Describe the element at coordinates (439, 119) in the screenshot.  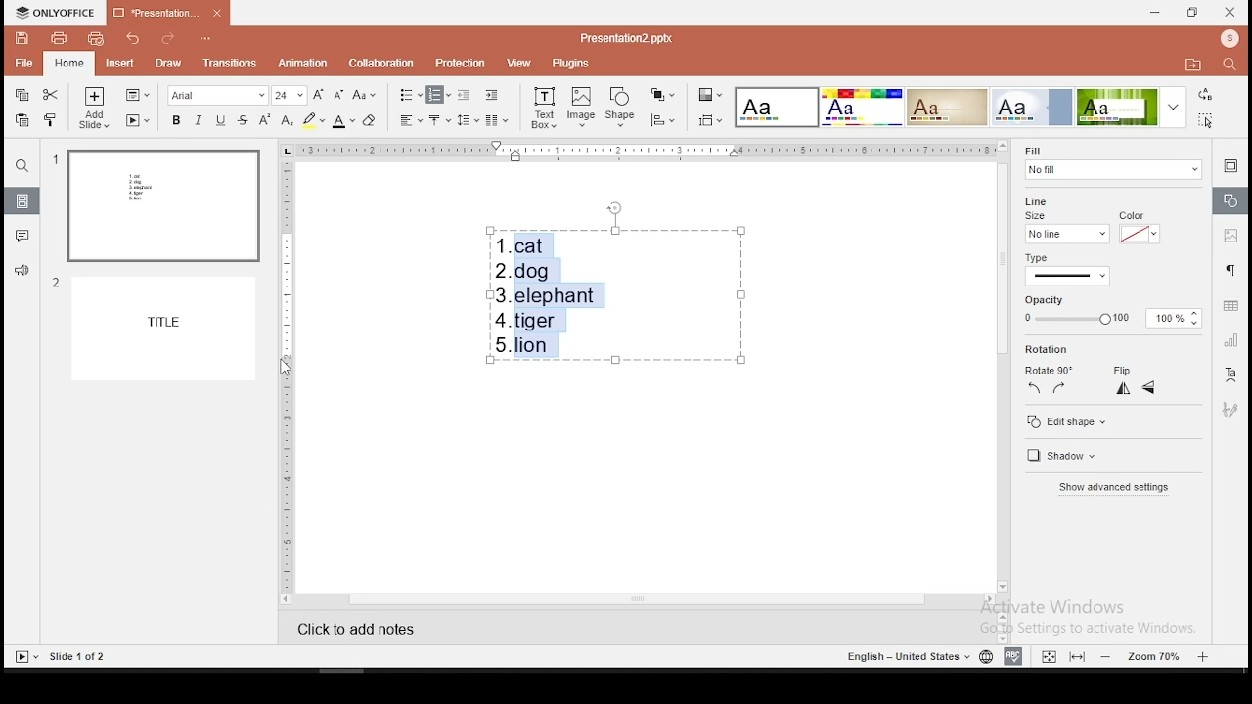
I see `vertical alignment` at that location.